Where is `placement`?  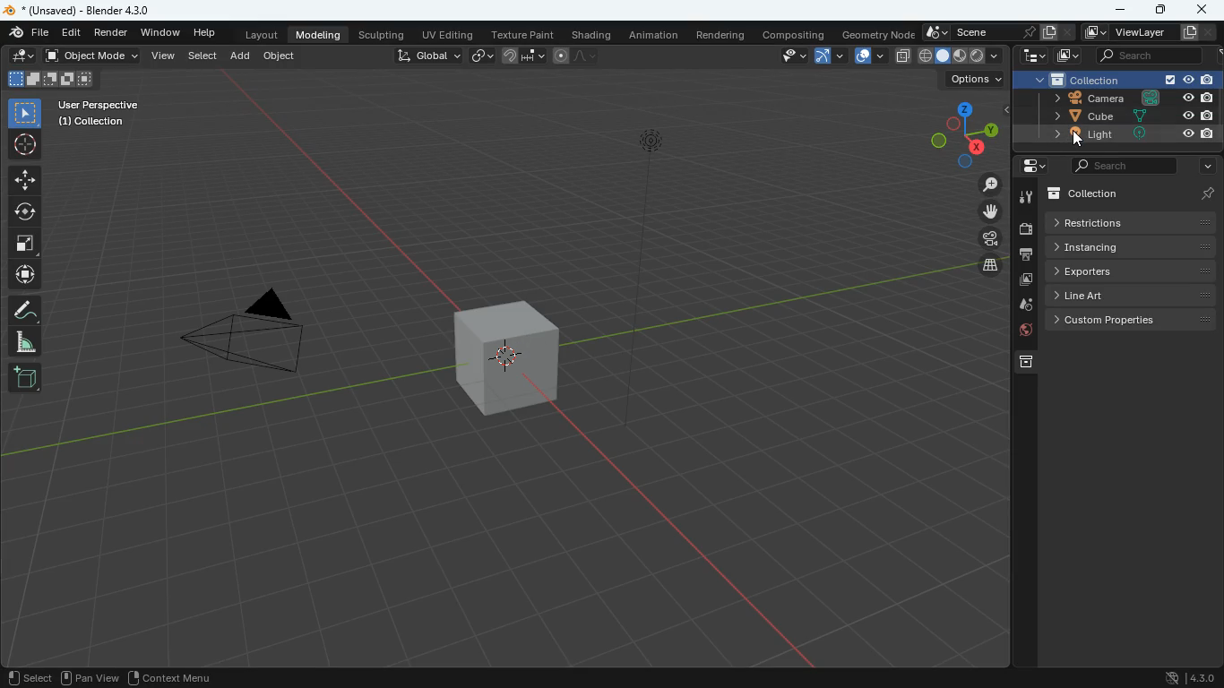
placement is located at coordinates (23, 56).